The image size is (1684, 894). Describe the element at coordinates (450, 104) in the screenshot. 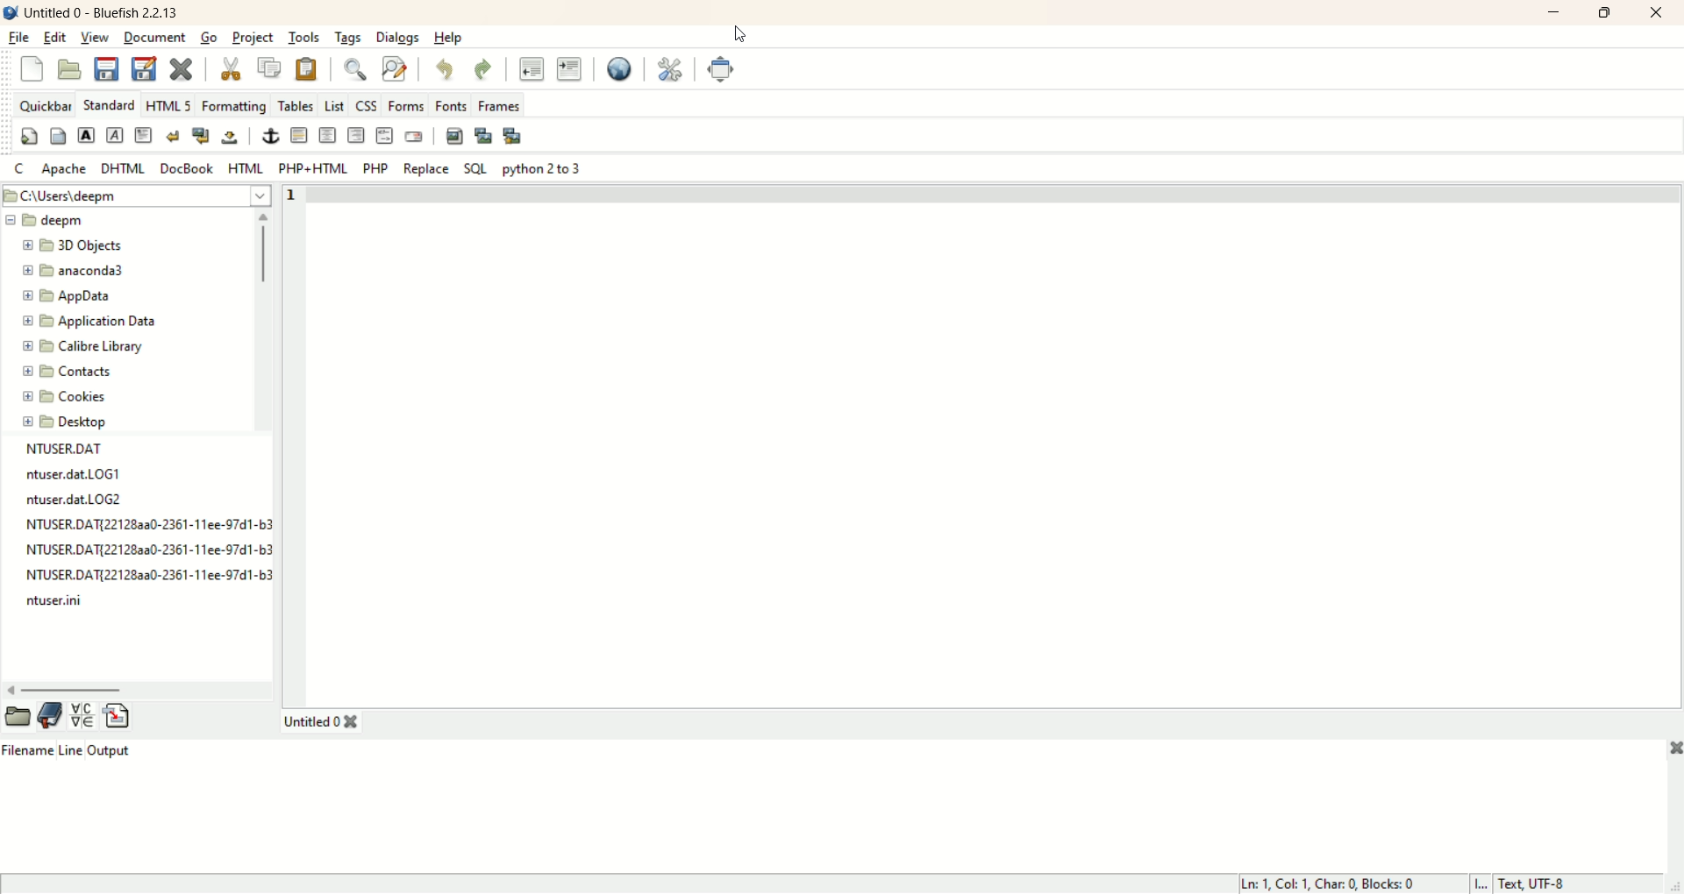

I see `fonts` at that location.